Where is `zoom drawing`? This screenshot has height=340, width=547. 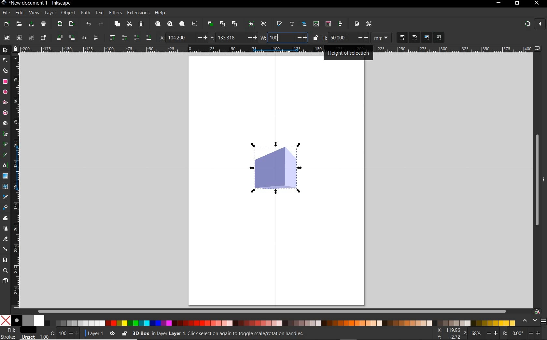 zoom drawing is located at coordinates (170, 23).